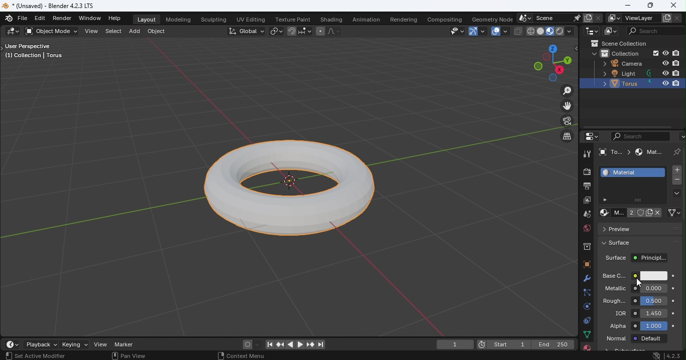 This screenshot has width=686, height=360. I want to click on Proportional editing fallout, so click(333, 30).